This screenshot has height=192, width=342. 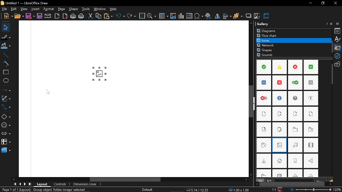 What do you see at coordinates (5, 46) in the screenshot?
I see `fill color` at bounding box center [5, 46].